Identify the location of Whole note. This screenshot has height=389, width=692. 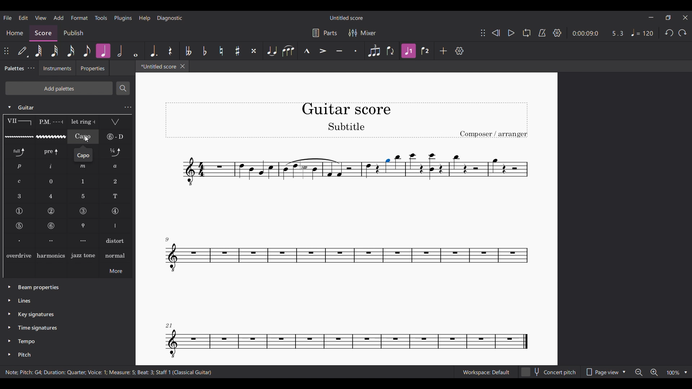
(136, 51).